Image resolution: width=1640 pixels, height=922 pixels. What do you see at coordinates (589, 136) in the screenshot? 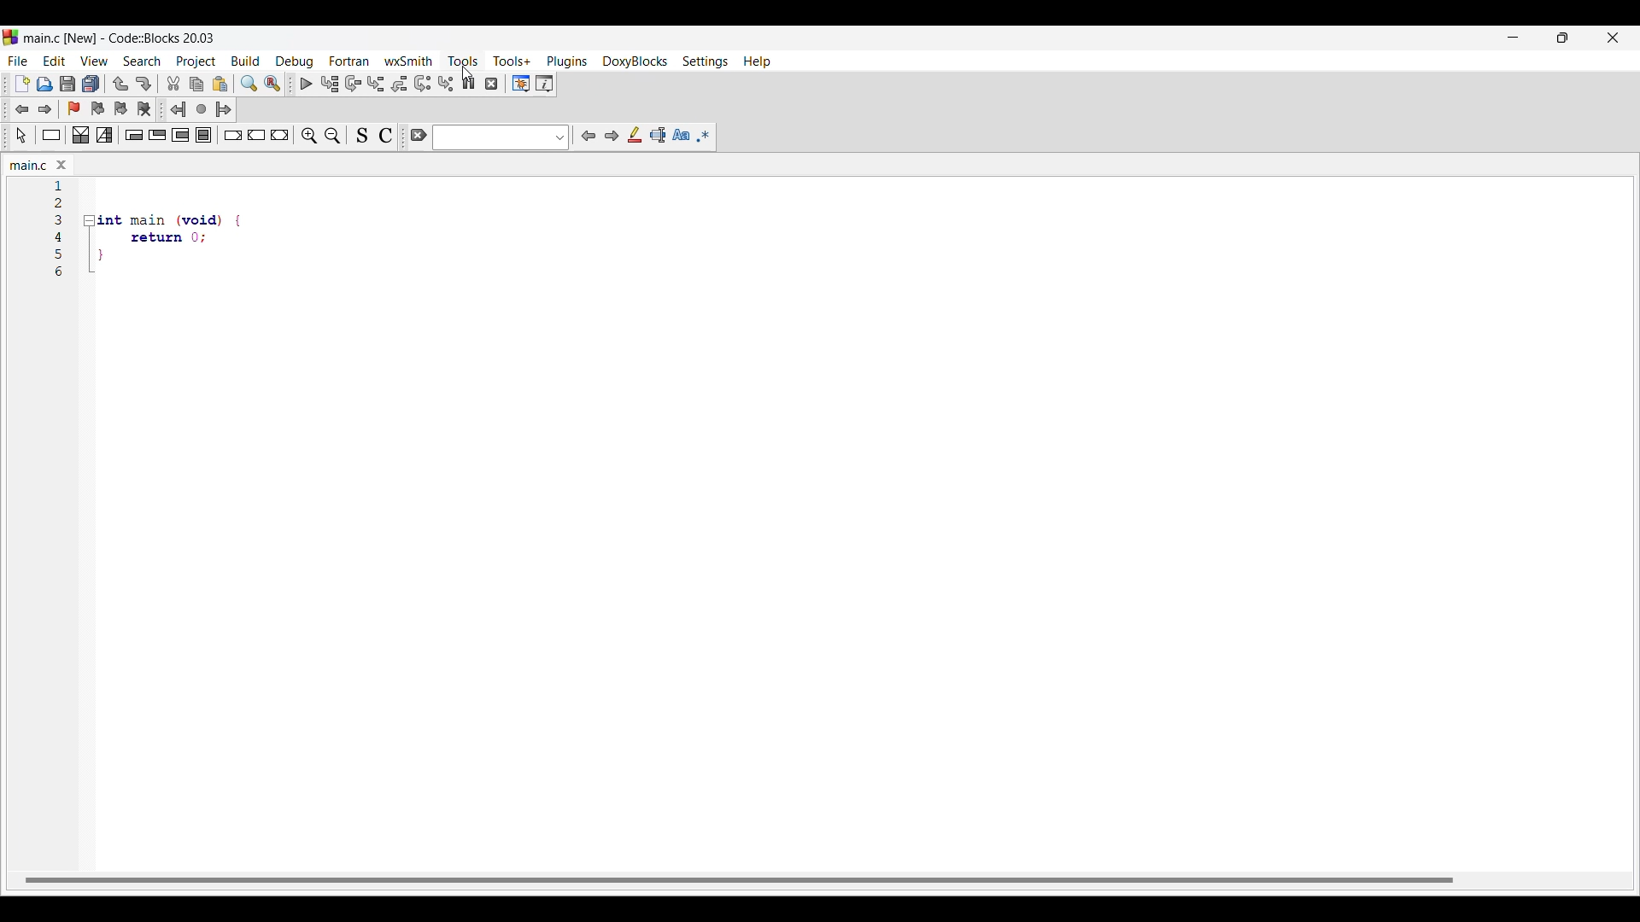
I see `Previous` at bounding box center [589, 136].